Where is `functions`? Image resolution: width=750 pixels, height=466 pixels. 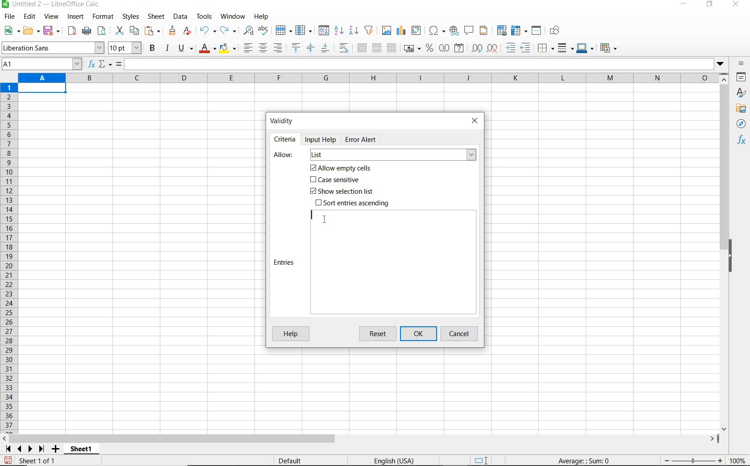 functions is located at coordinates (743, 141).